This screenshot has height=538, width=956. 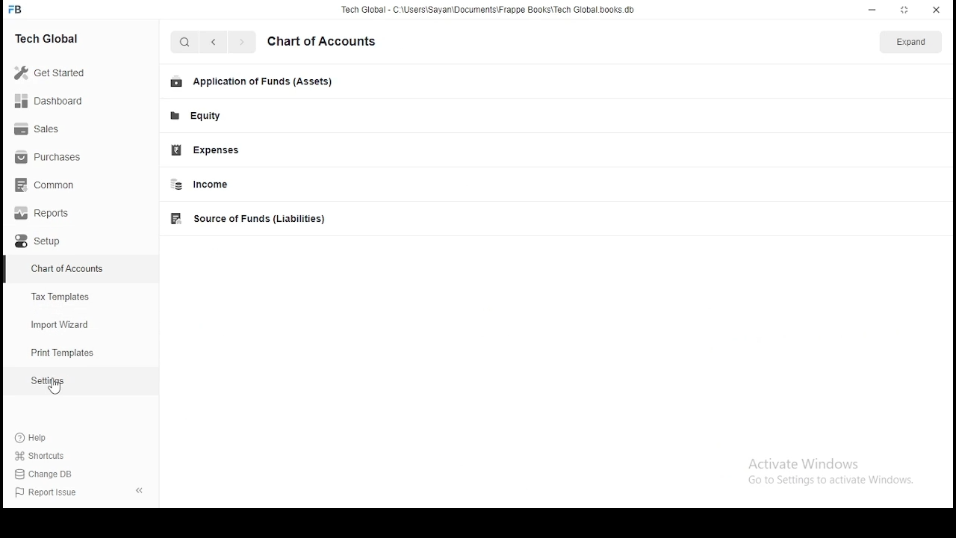 What do you see at coordinates (241, 43) in the screenshot?
I see `go forward ` at bounding box center [241, 43].